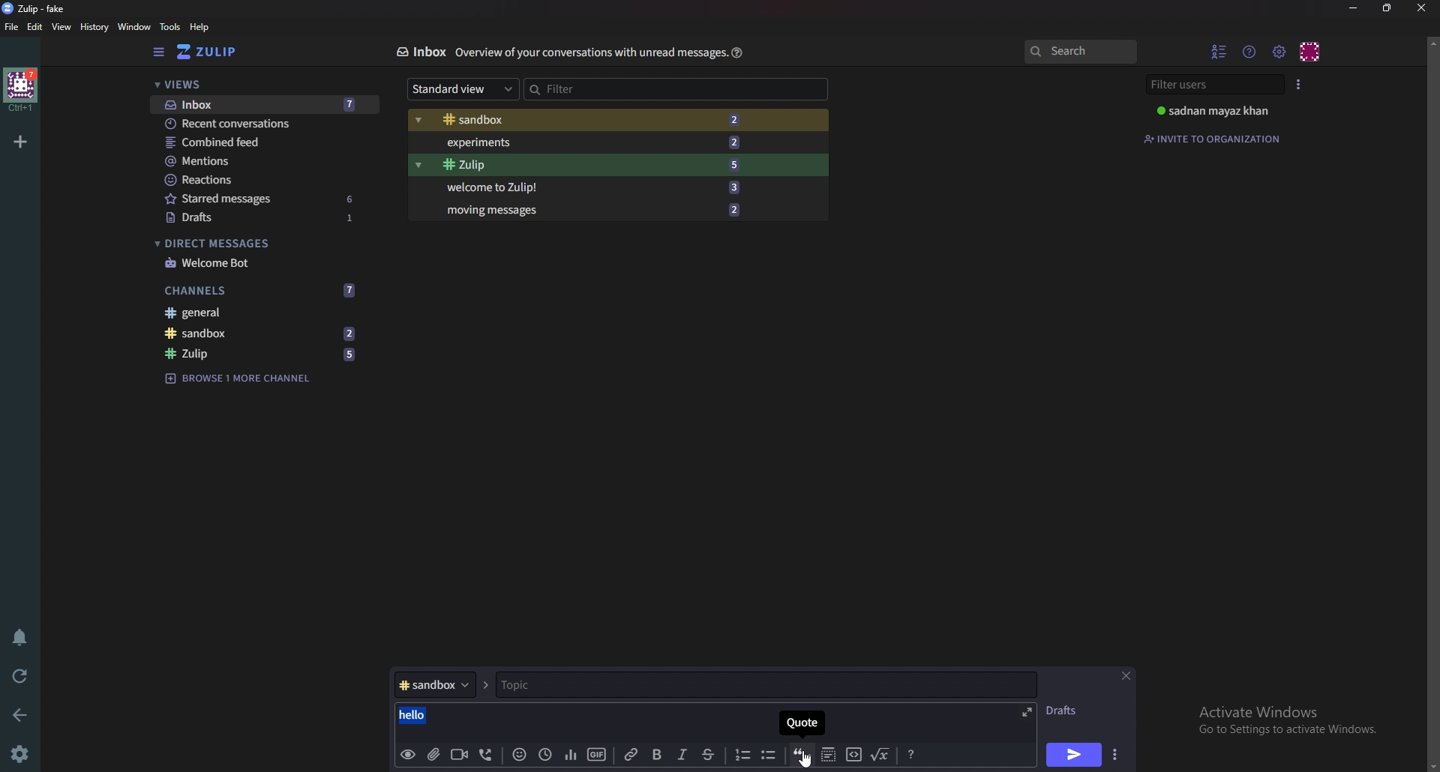 The image size is (1440, 772). Describe the element at coordinates (231, 199) in the screenshot. I see `starred messages` at that location.